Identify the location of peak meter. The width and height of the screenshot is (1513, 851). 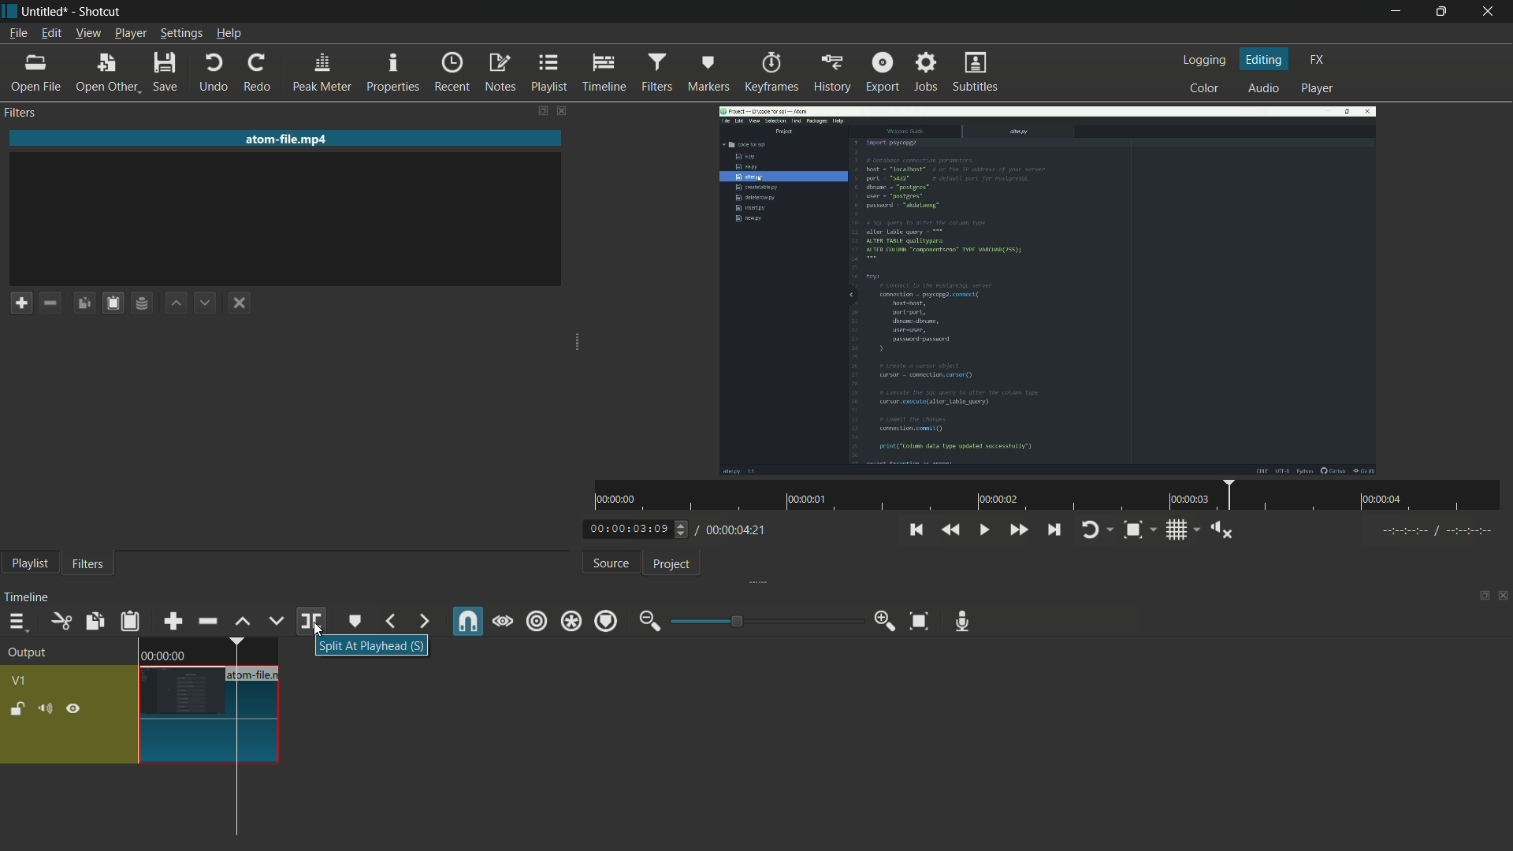
(322, 73).